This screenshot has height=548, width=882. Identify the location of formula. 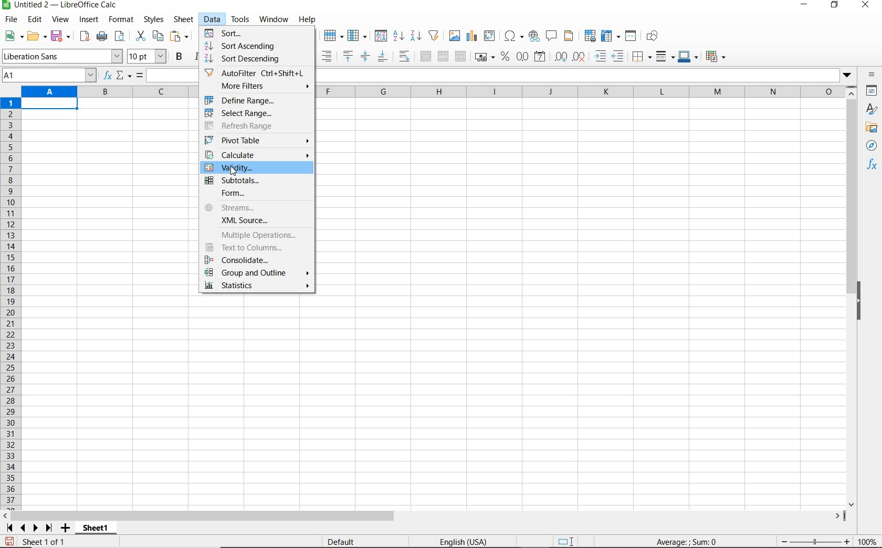
(687, 541).